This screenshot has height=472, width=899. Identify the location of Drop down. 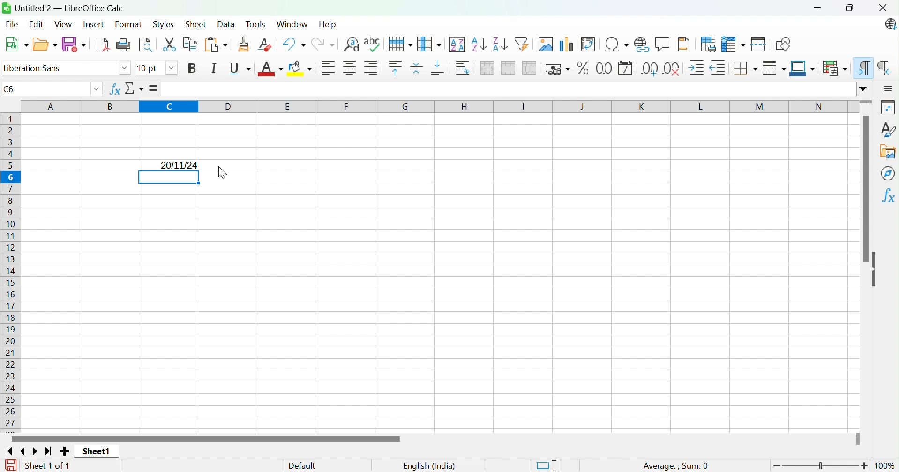
(96, 90).